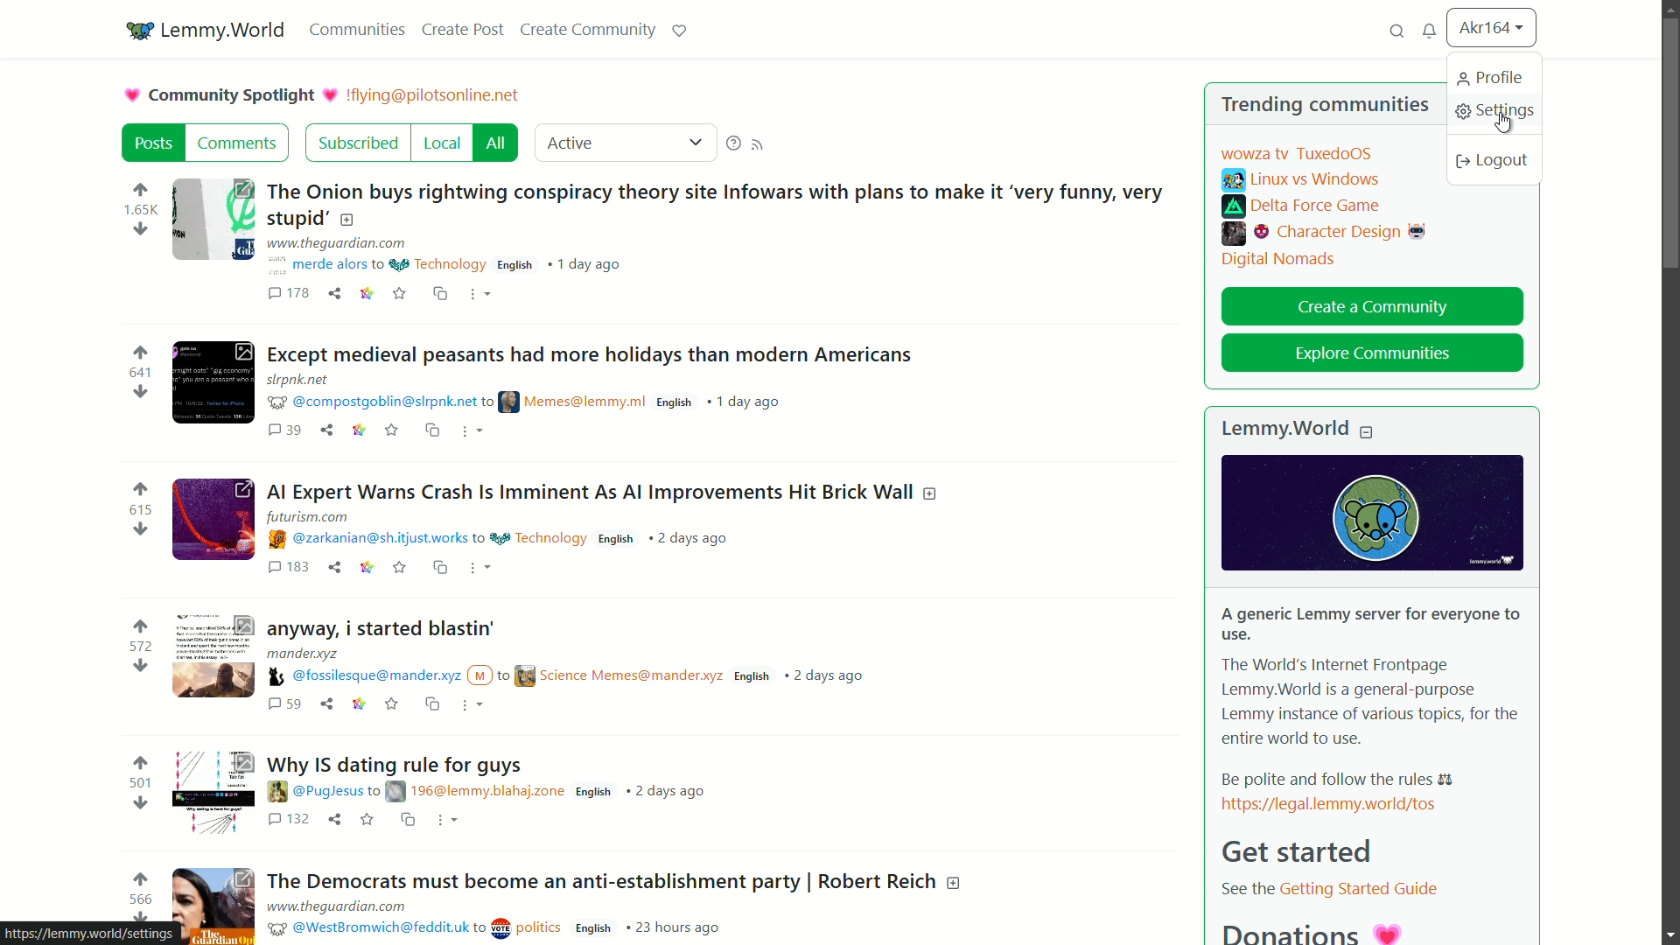 This screenshot has height=945, width=1680. Describe the element at coordinates (1350, 803) in the screenshot. I see `link` at that location.